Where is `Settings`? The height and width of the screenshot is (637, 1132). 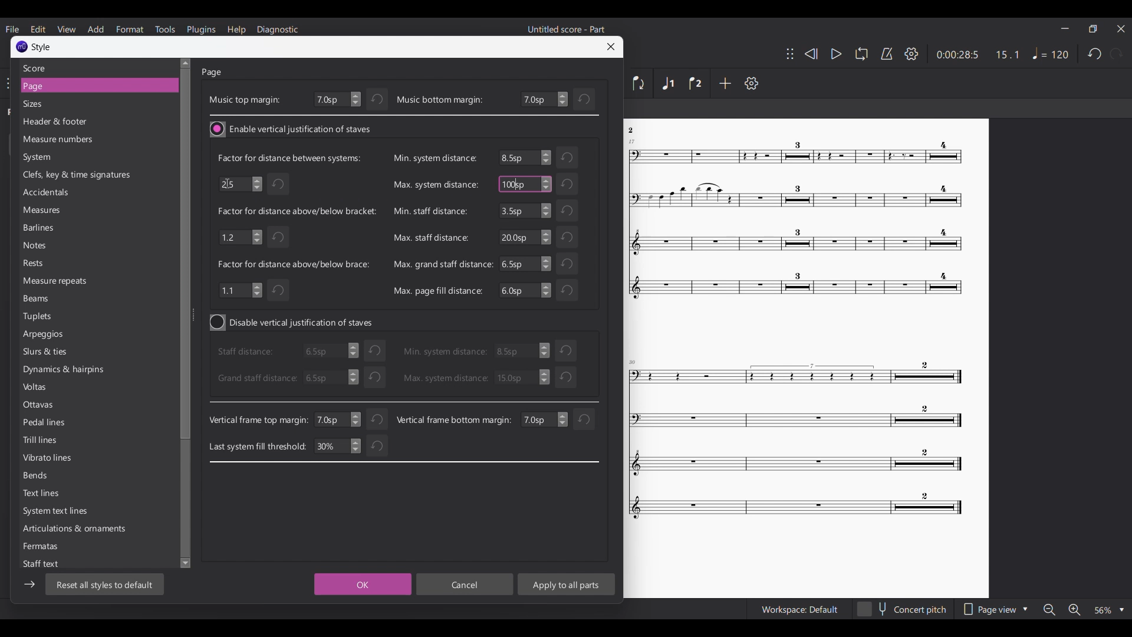
Settings is located at coordinates (751, 83).